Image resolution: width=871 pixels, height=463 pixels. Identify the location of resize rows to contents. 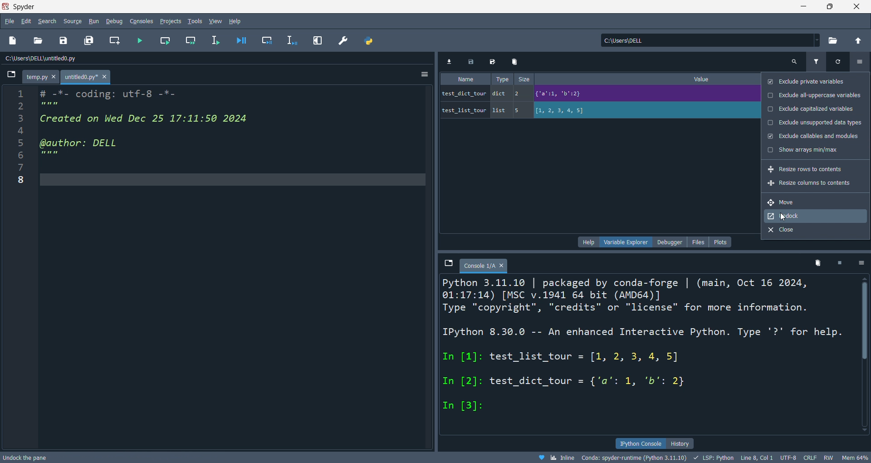
(807, 169).